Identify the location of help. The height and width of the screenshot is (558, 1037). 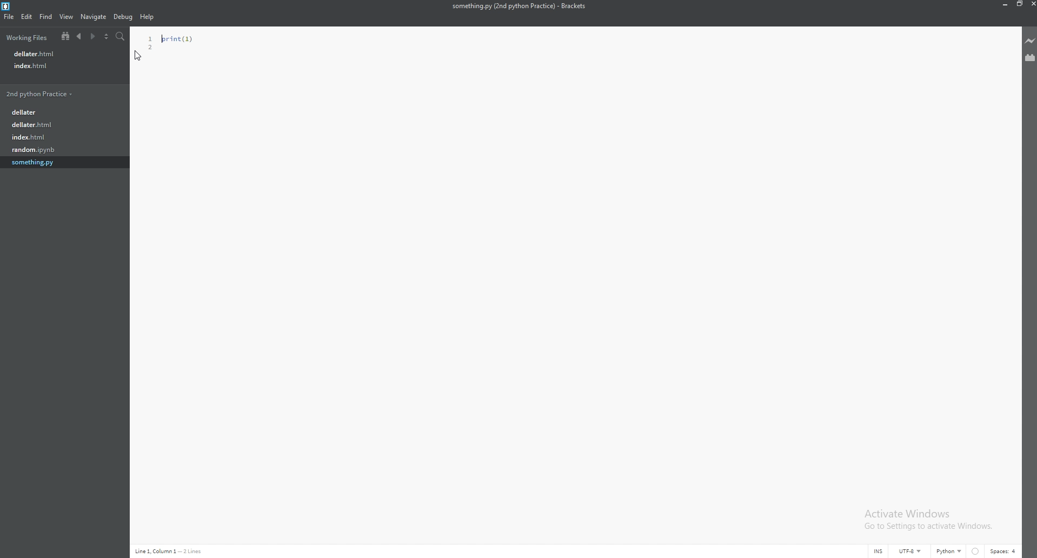
(148, 16).